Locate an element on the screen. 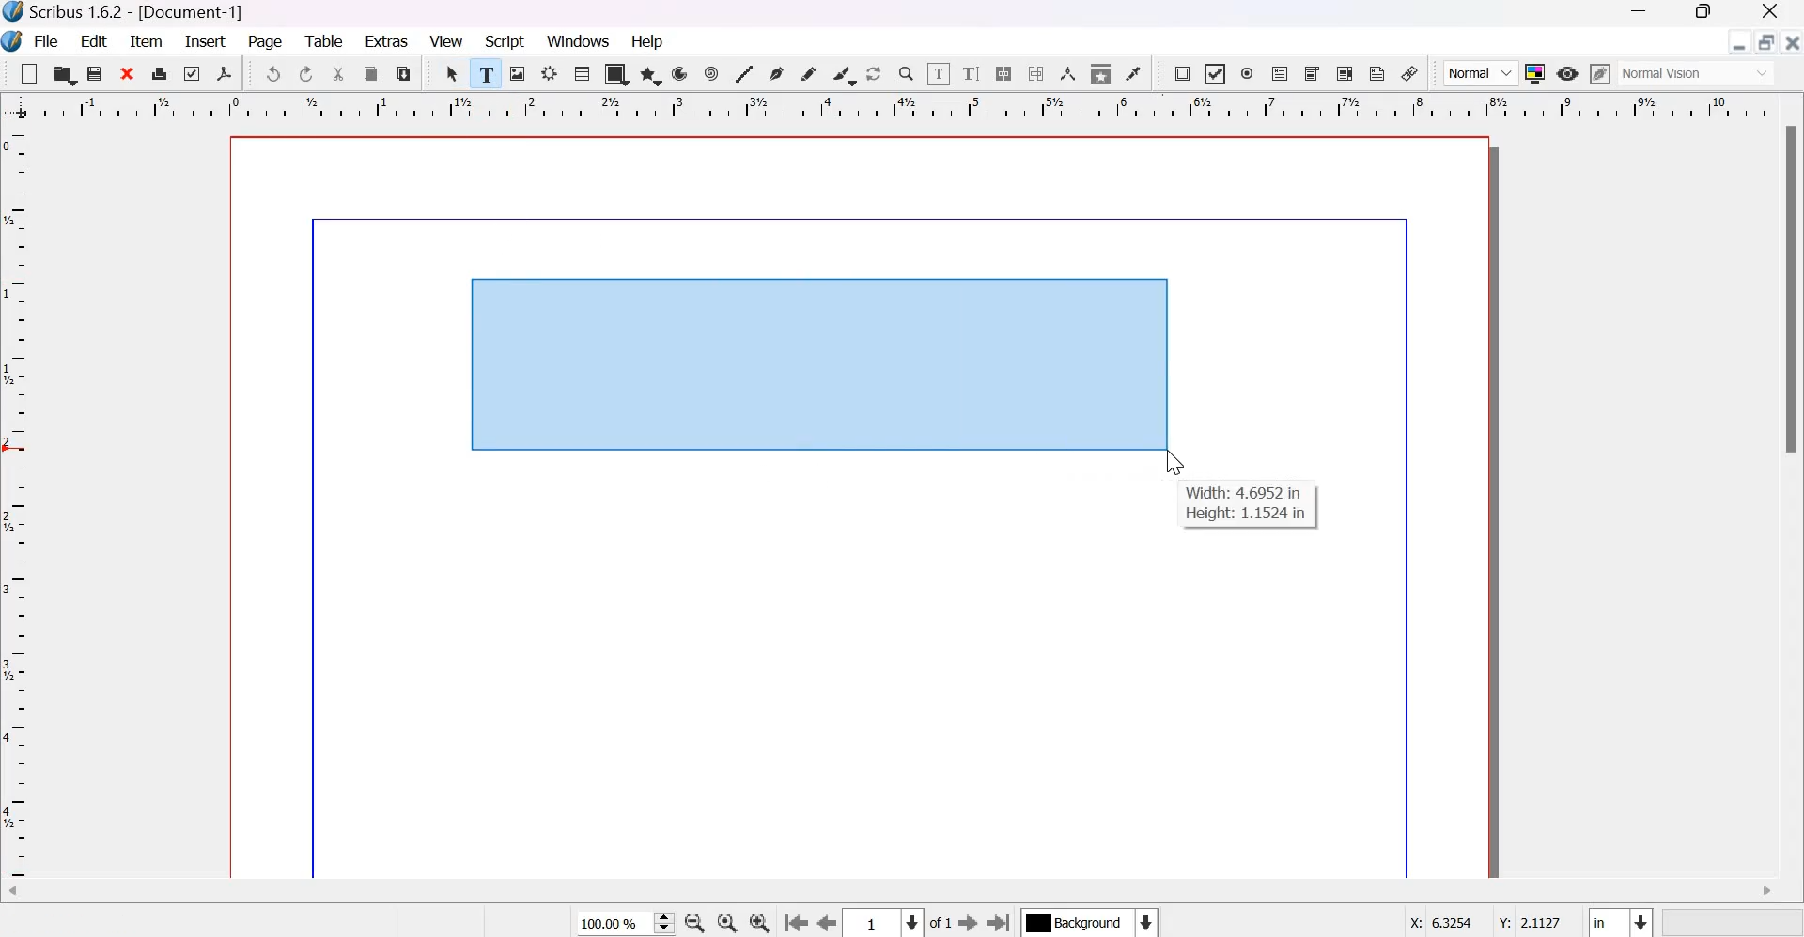 Image resolution: width=1804 pixels, height=937 pixels. Edit is located at coordinates (96, 40).